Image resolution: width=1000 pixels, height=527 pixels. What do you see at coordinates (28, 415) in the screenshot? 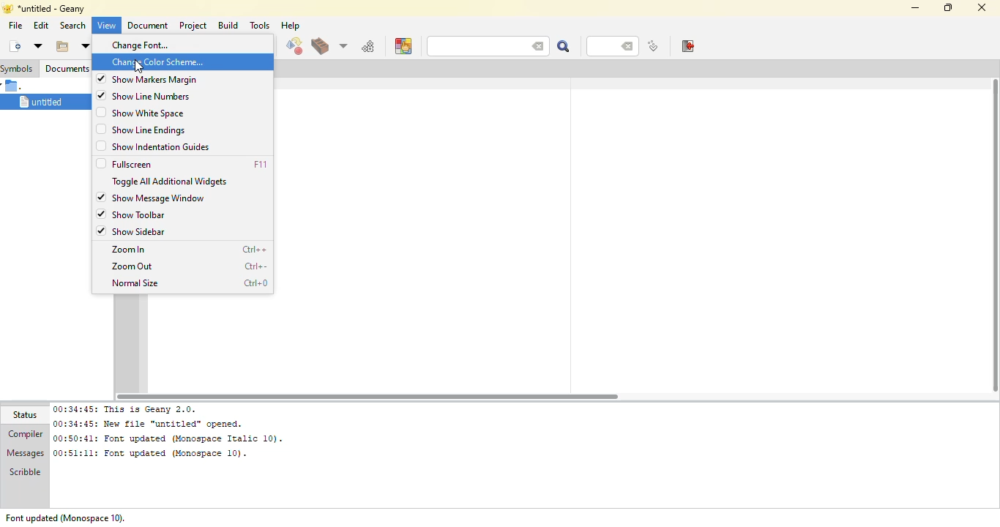
I see `status` at bounding box center [28, 415].